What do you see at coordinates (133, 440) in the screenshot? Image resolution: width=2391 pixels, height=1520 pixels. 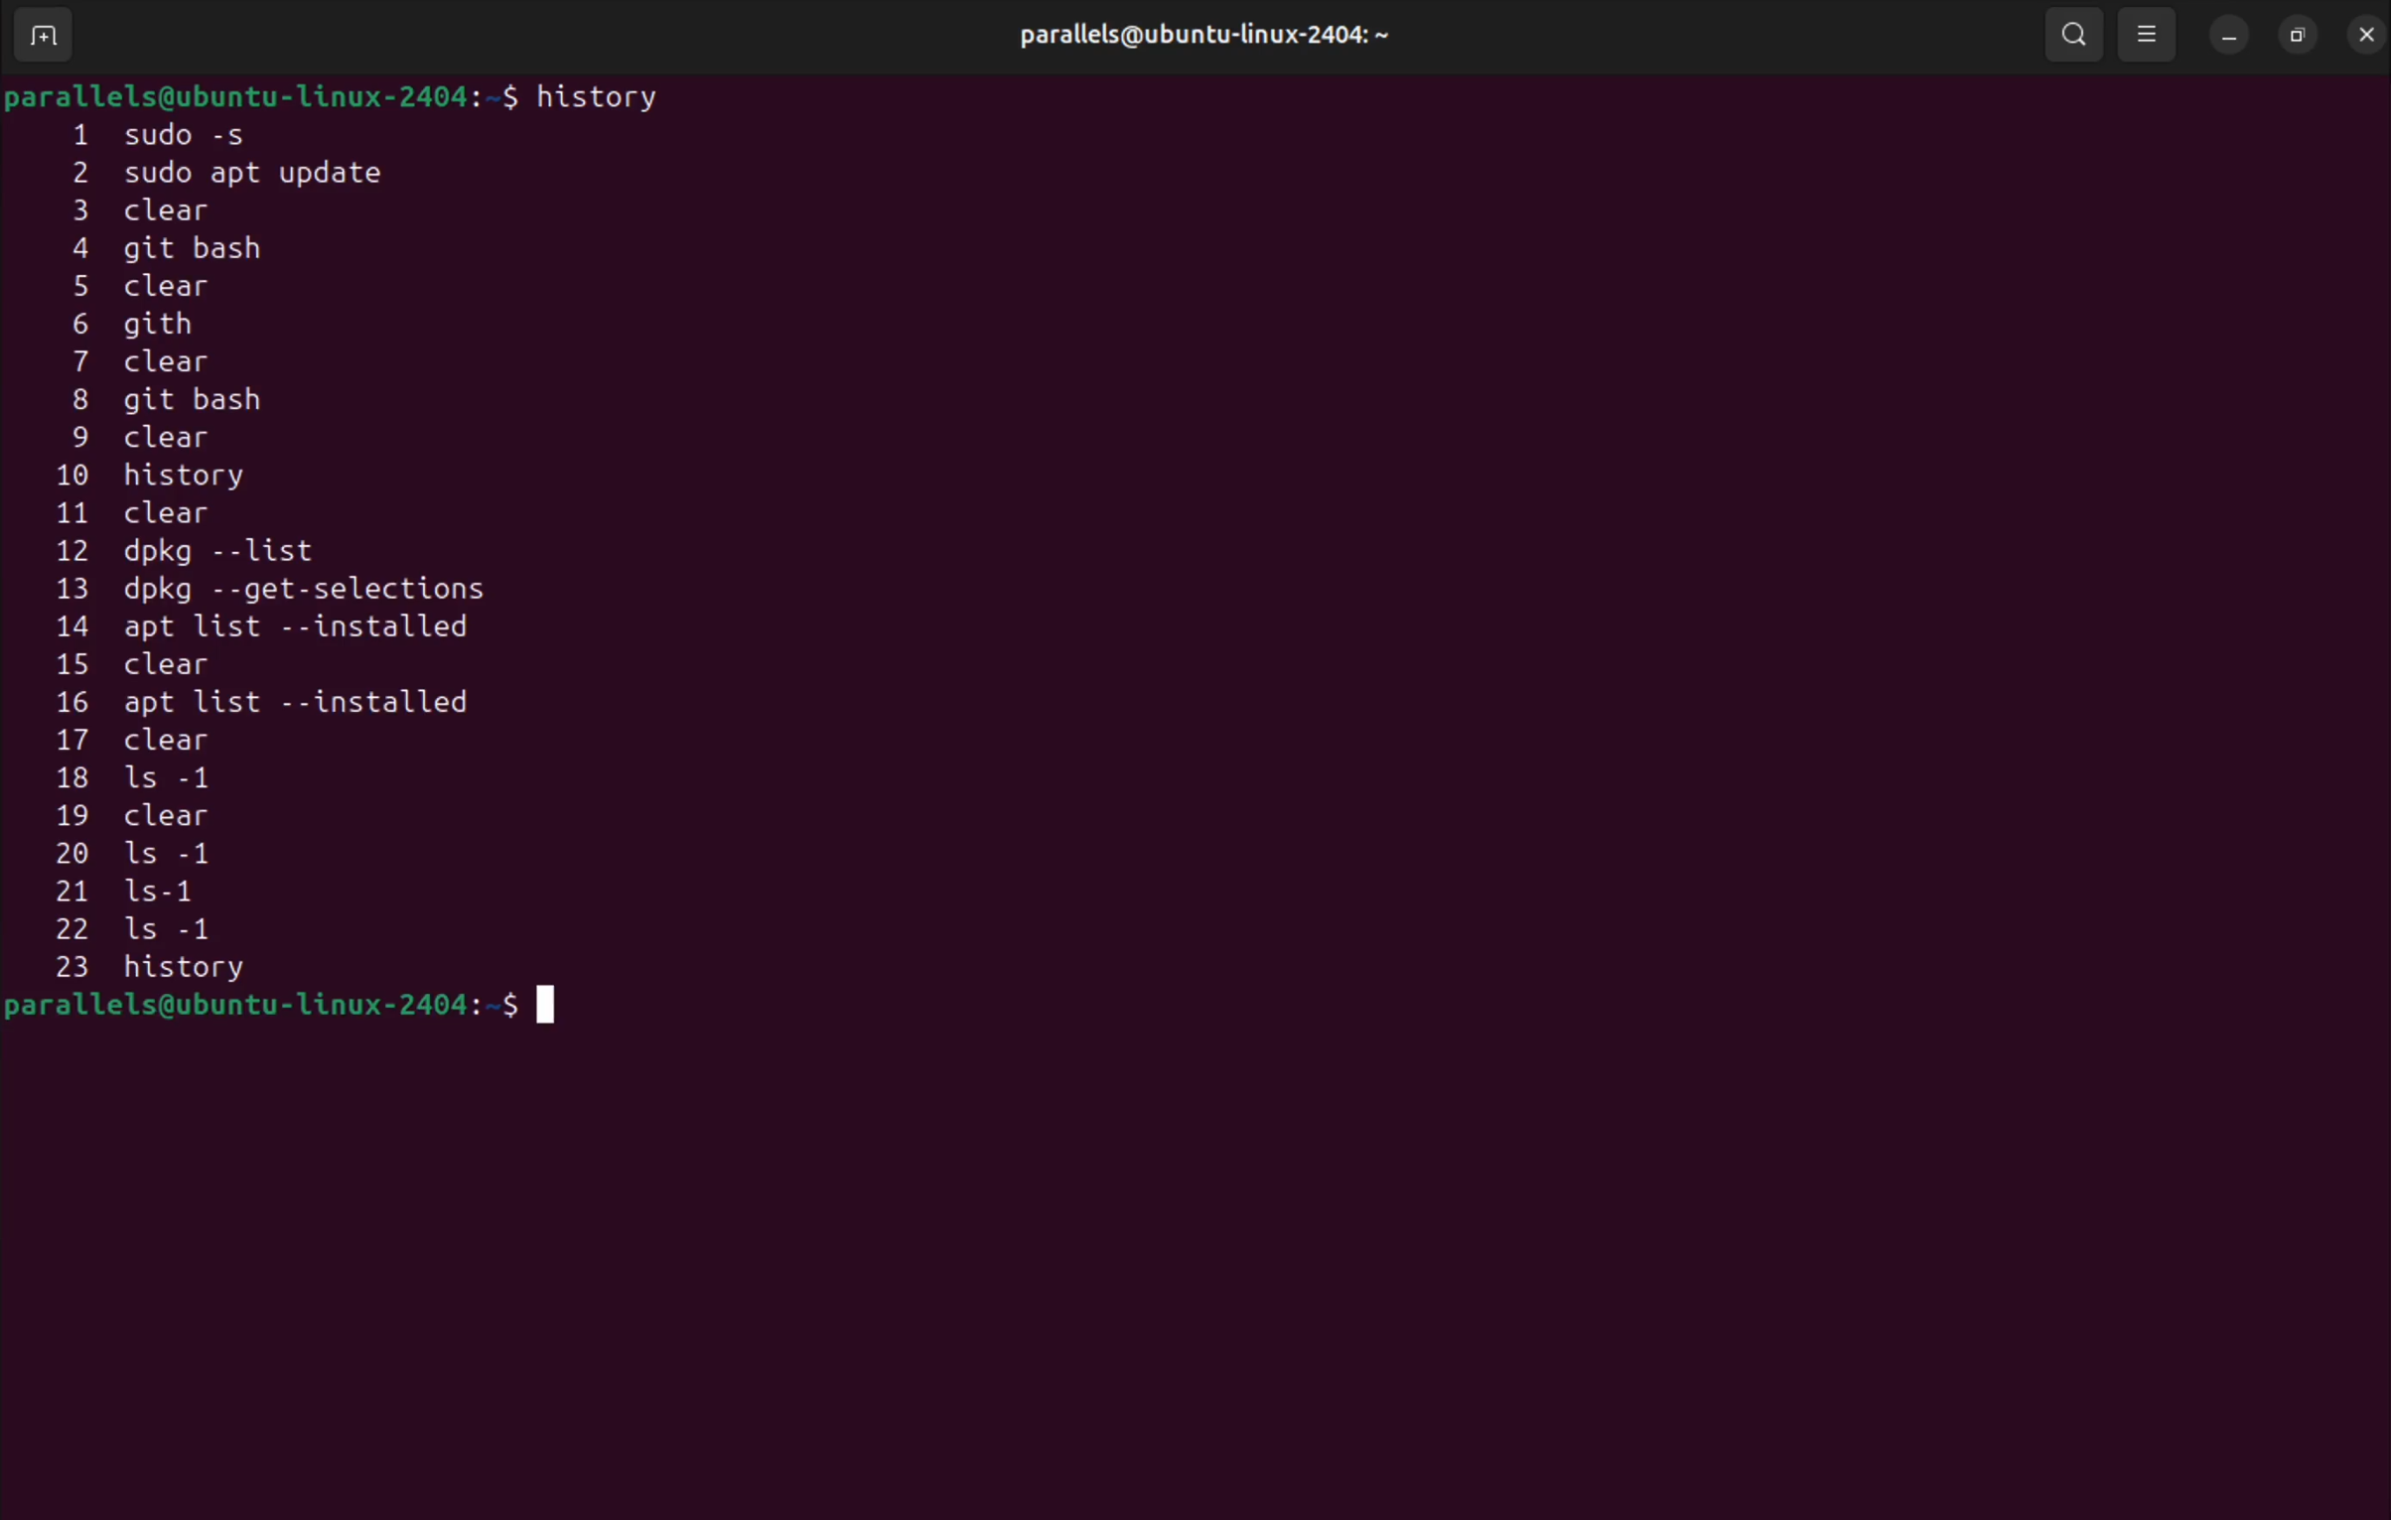 I see `9 clear` at bounding box center [133, 440].